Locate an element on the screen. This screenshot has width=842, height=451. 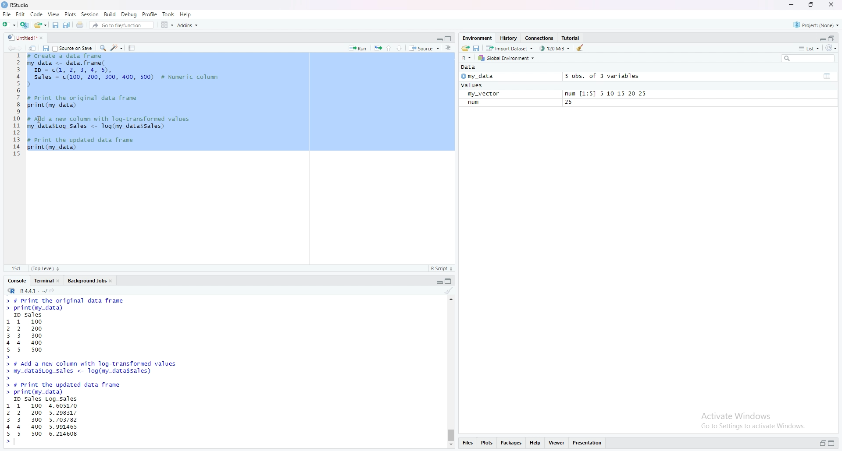
Profile is located at coordinates (150, 14).